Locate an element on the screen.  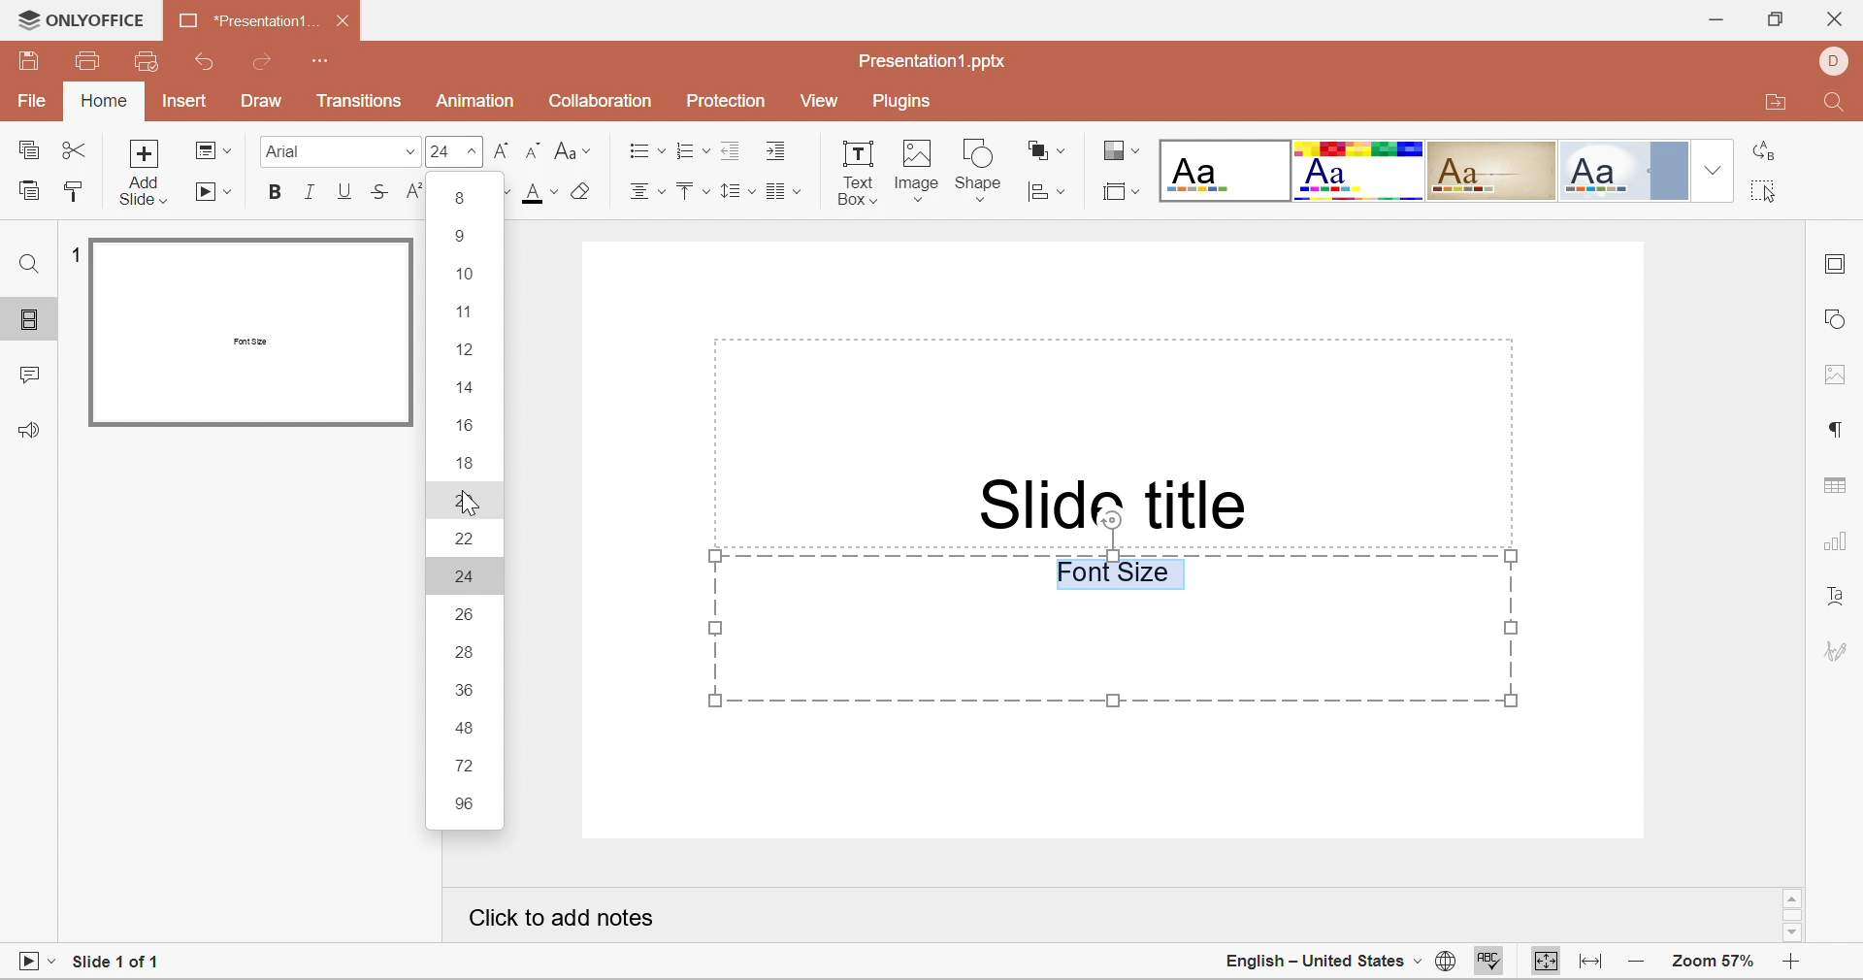
Decrease indent is located at coordinates (731, 152).